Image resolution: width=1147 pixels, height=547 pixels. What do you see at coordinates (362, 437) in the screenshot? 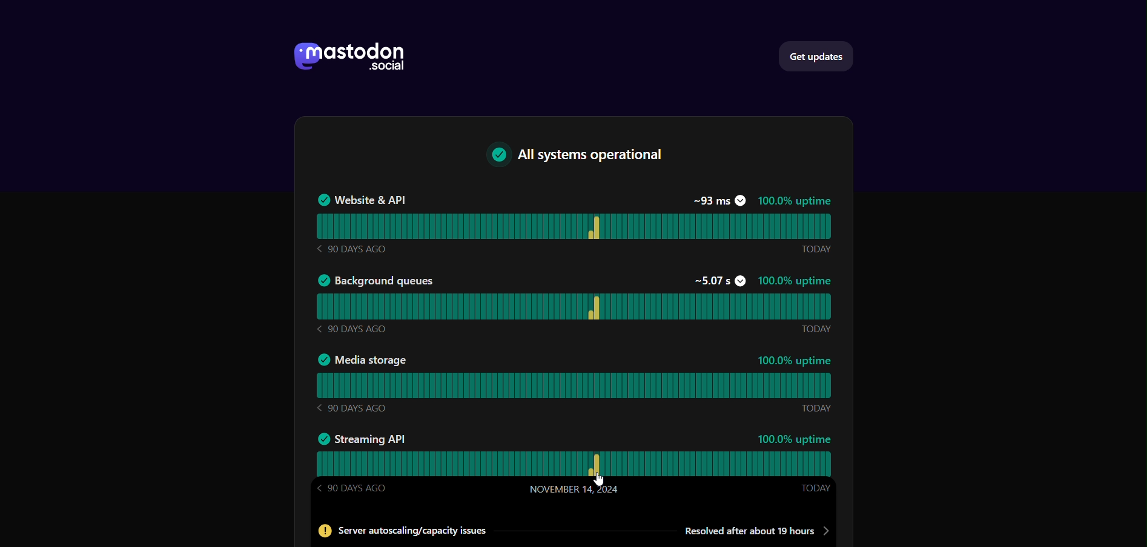
I see `Streaming API` at bounding box center [362, 437].